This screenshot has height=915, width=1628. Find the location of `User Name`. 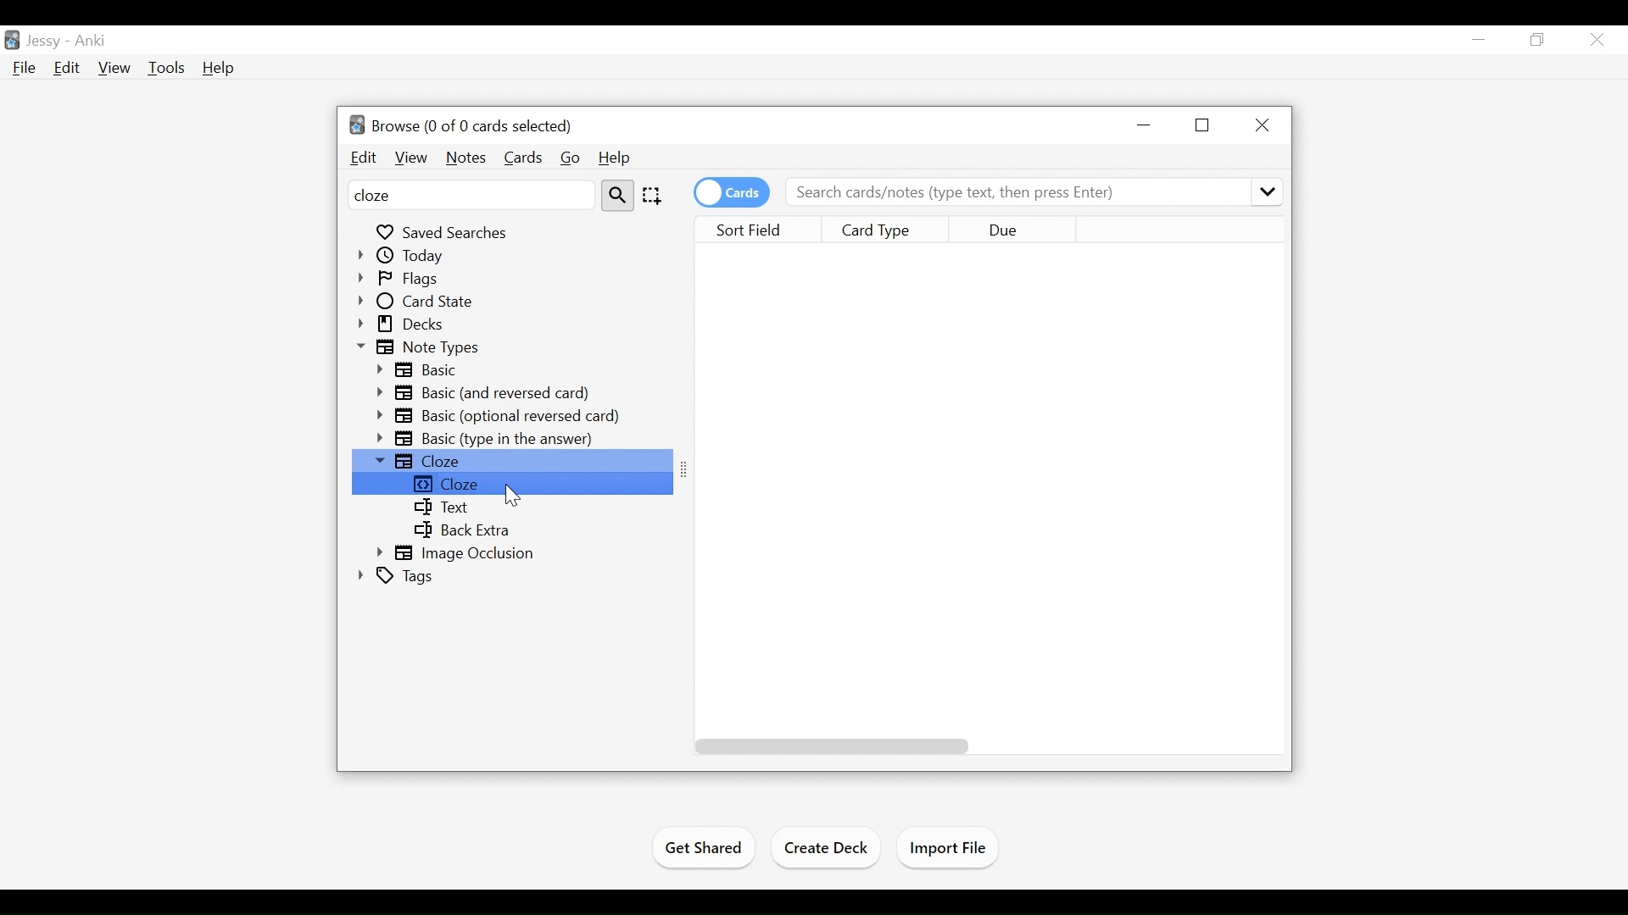

User Name is located at coordinates (44, 42).